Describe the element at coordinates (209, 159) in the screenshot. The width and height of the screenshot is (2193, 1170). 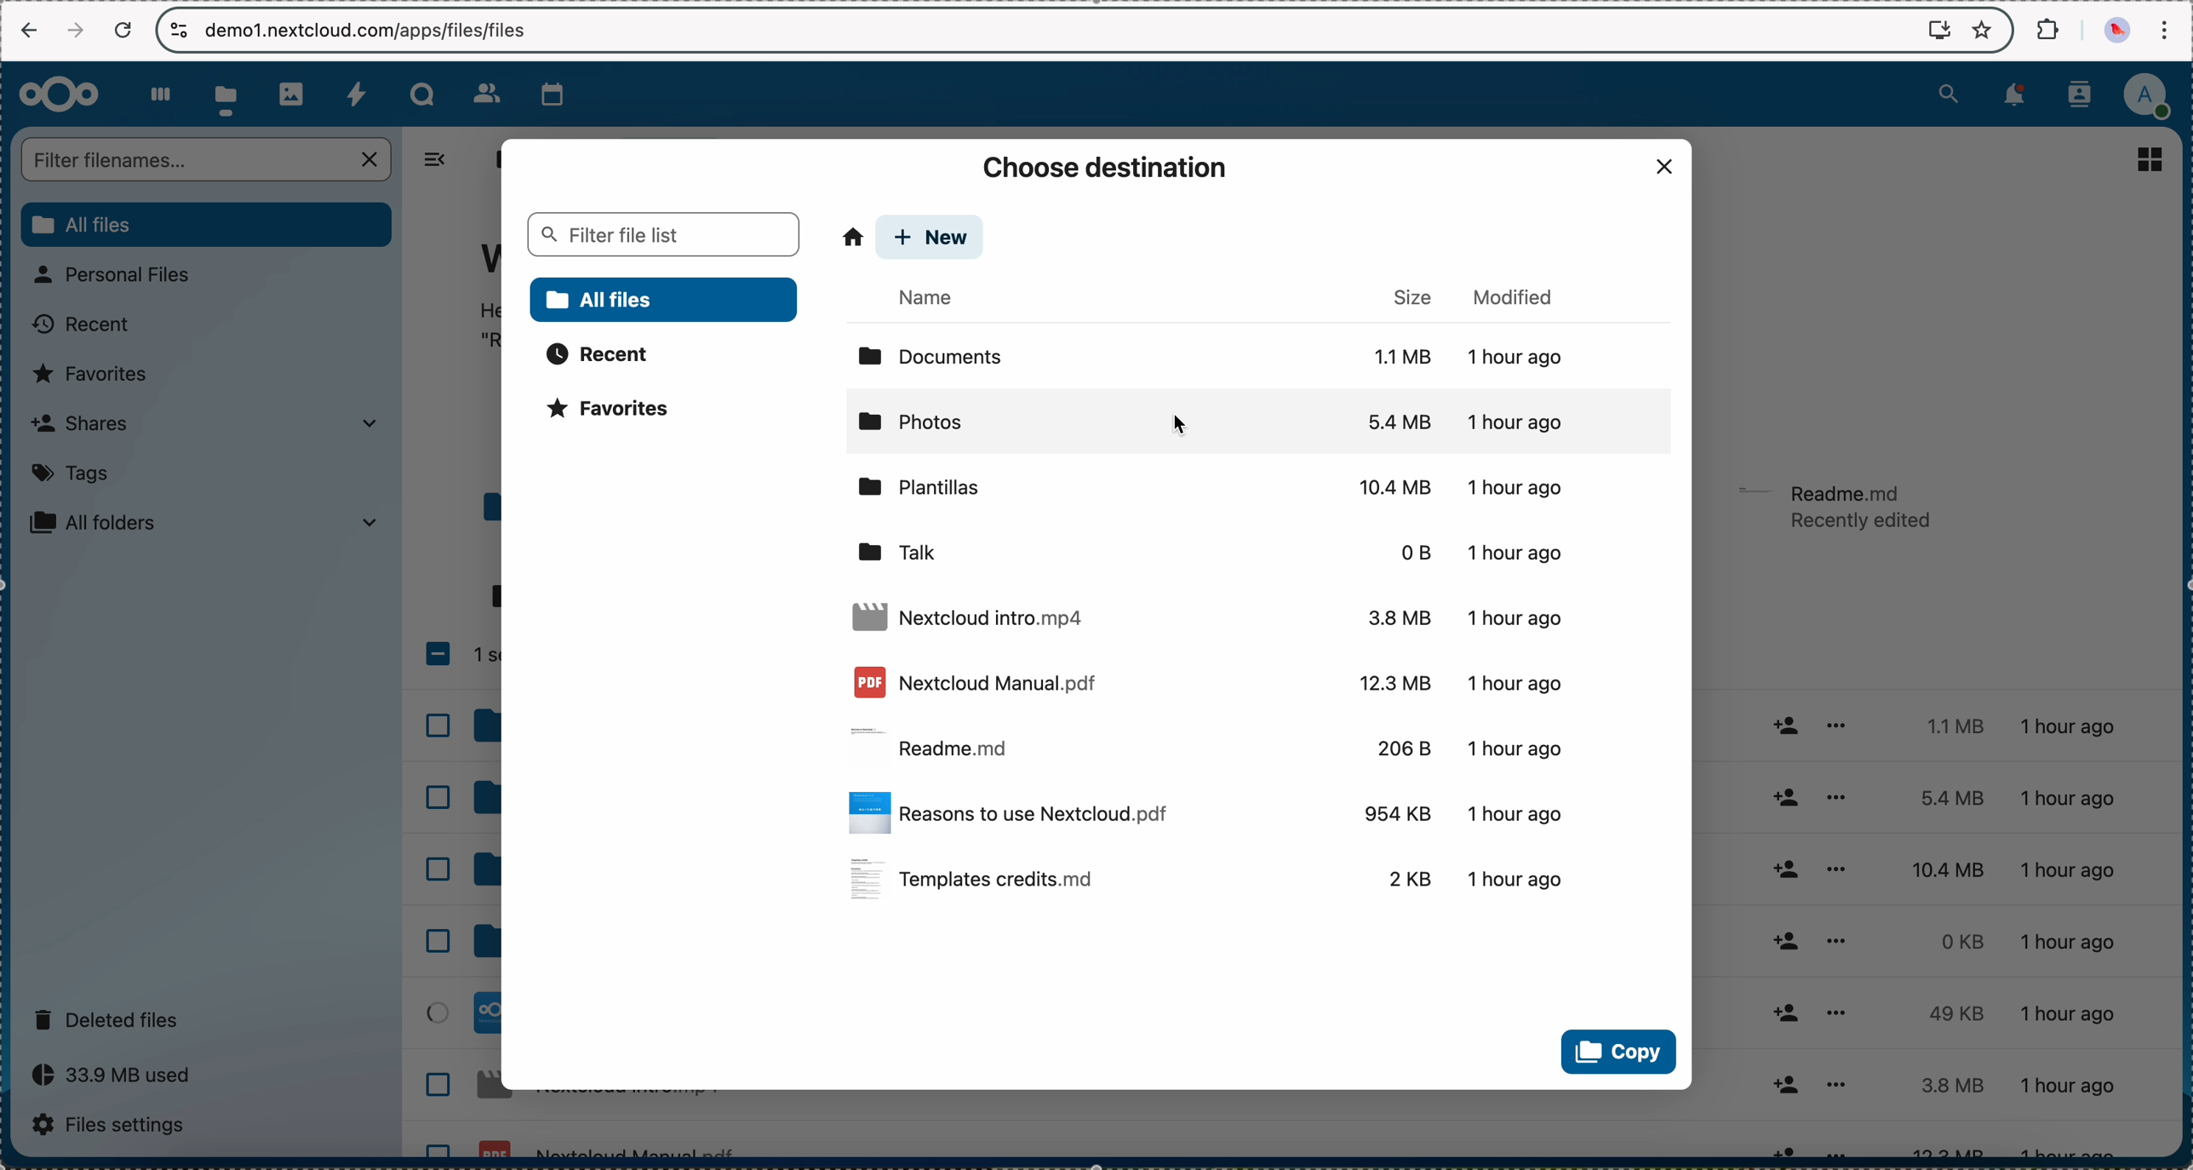
I see `search bar` at that location.